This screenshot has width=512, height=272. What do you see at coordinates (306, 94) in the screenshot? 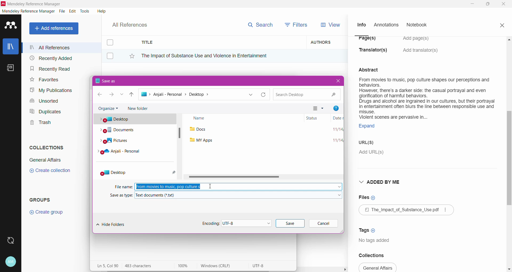
I see `Search current path` at bounding box center [306, 94].